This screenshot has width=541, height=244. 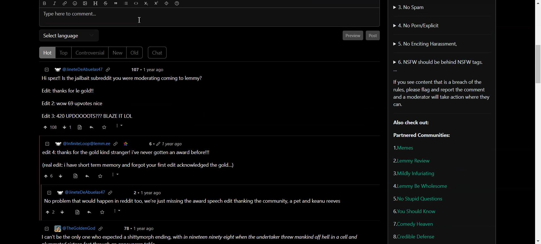 I want to click on No Enciting Harassment,, so click(x=426, y=44).